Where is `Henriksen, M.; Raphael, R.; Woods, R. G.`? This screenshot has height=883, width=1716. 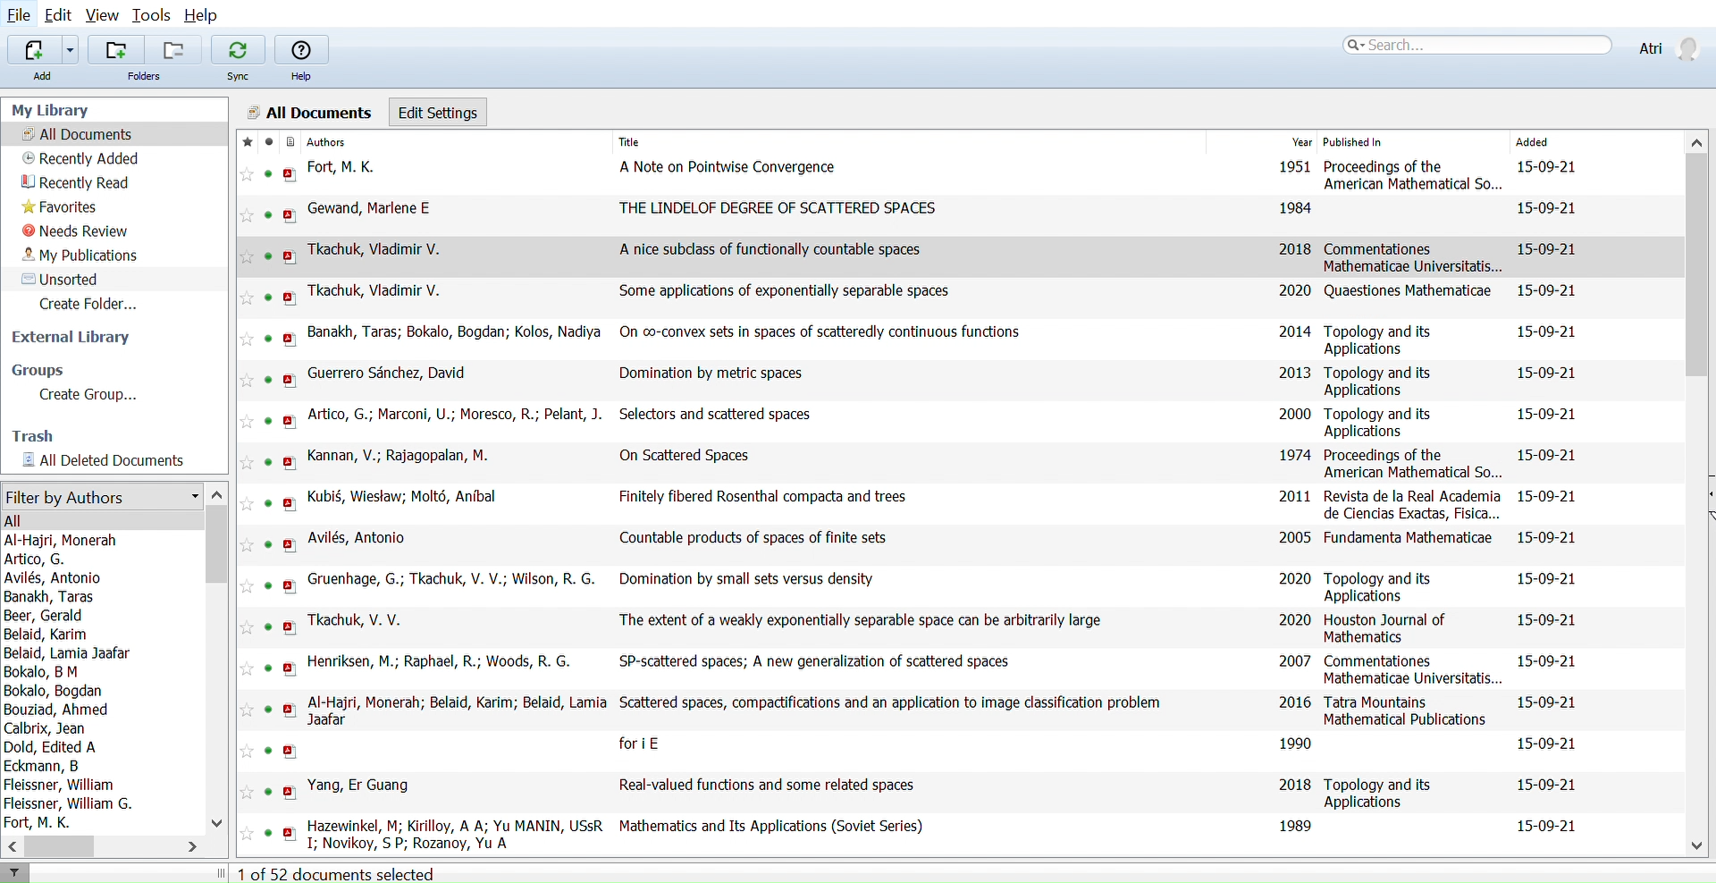
Henriksen, M.; Raphael, R.; Woods, R. G. is located at coordinates (444, 661).